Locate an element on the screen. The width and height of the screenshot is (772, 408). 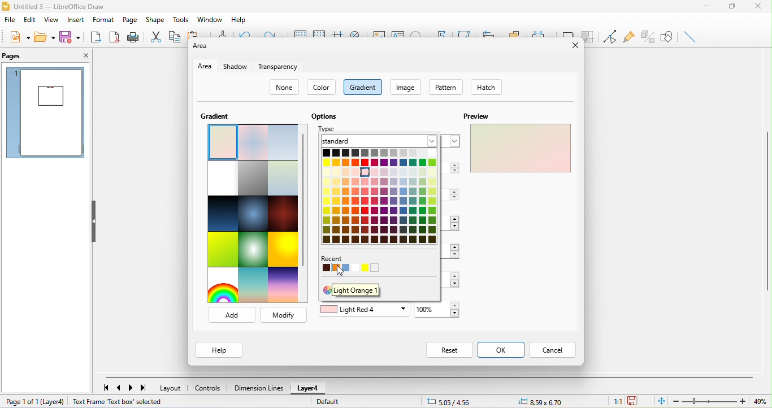
green grass is located at coordinates (222, 250).